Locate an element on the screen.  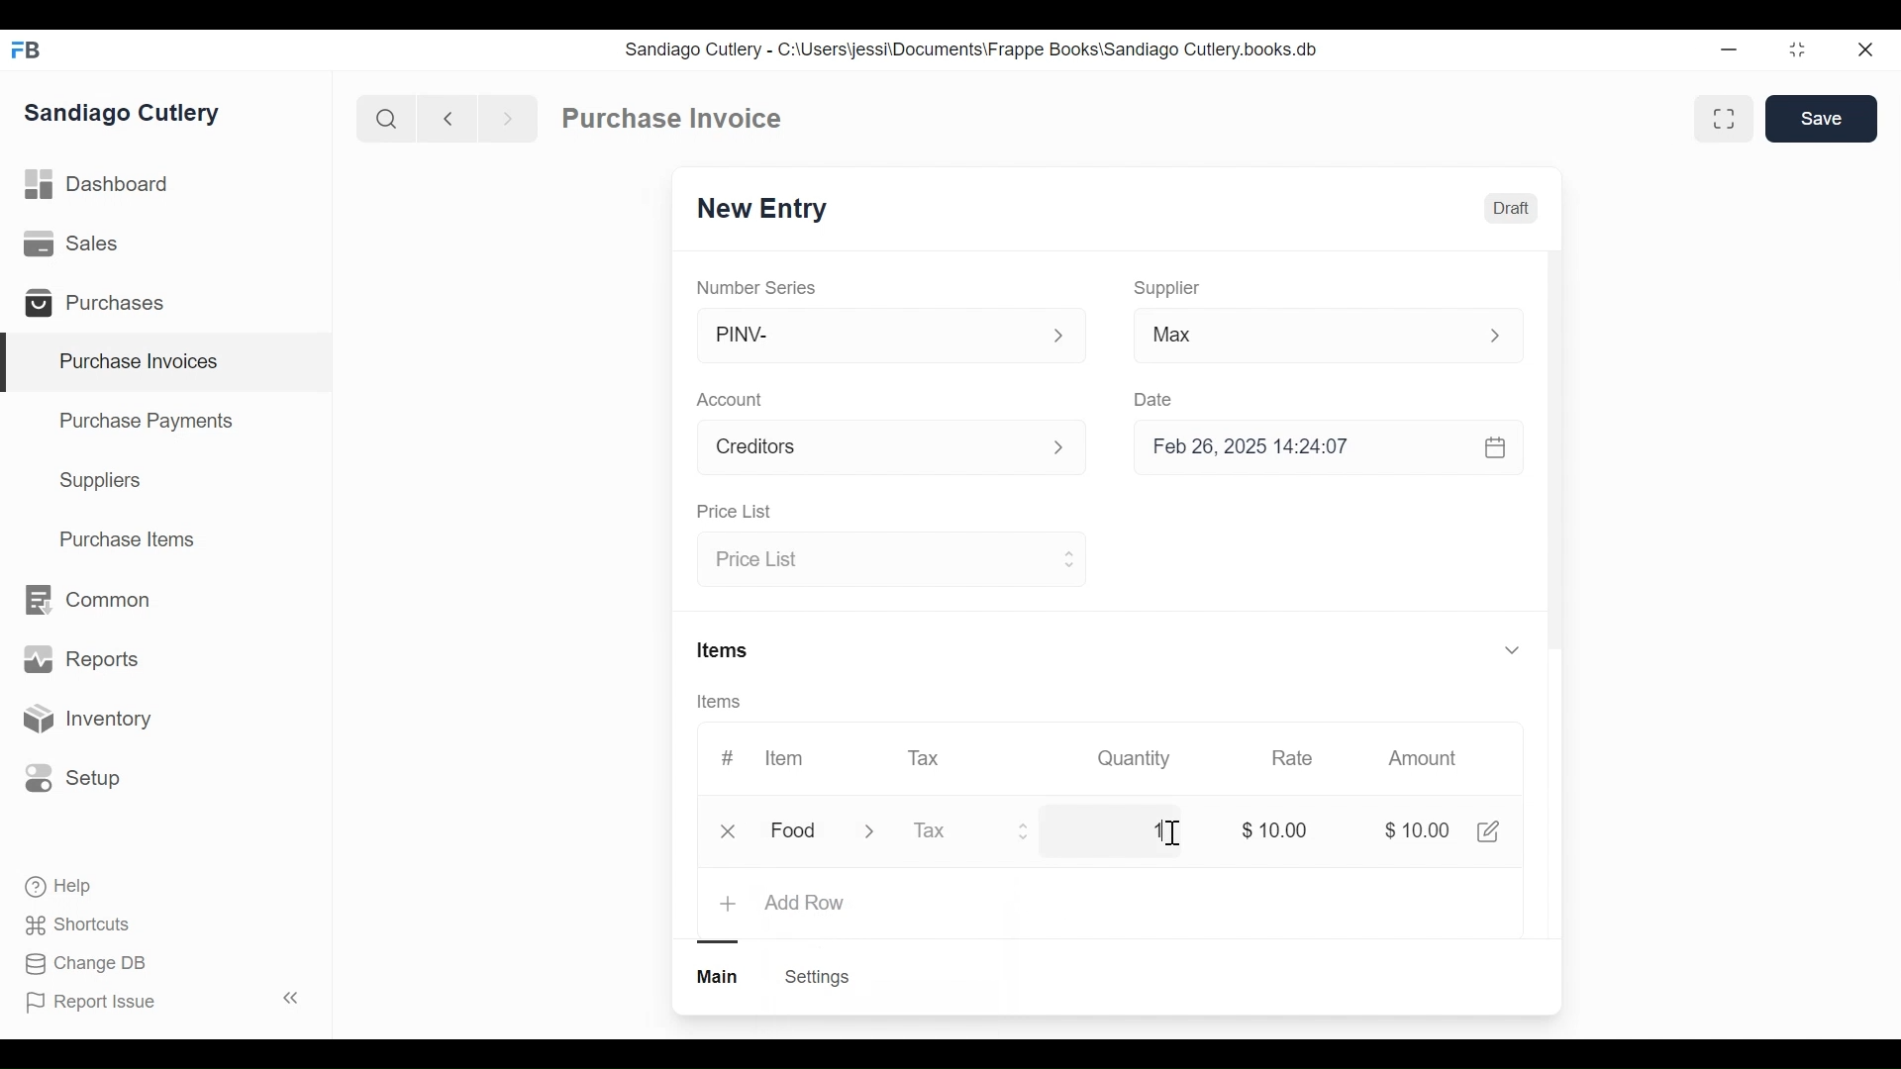
Inventory is located at coordinates (85, 720).